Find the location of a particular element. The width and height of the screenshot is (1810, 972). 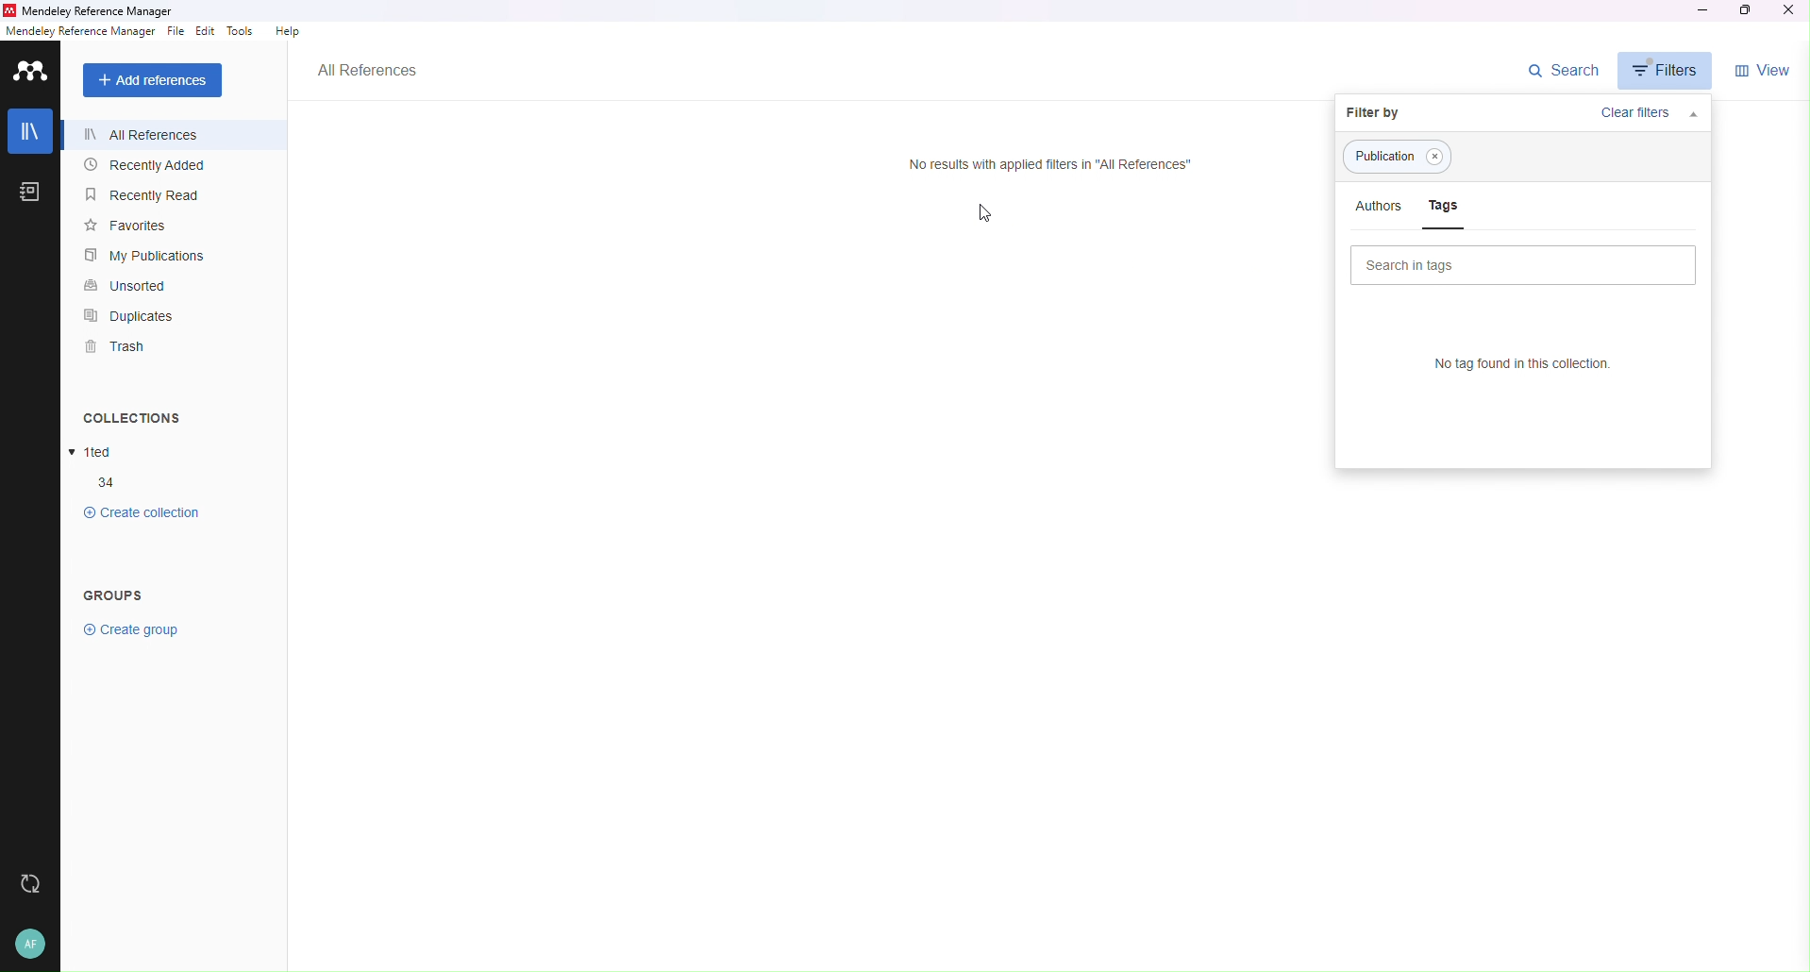

Mendeley Reference Manager is located at coordinates (104, 9).